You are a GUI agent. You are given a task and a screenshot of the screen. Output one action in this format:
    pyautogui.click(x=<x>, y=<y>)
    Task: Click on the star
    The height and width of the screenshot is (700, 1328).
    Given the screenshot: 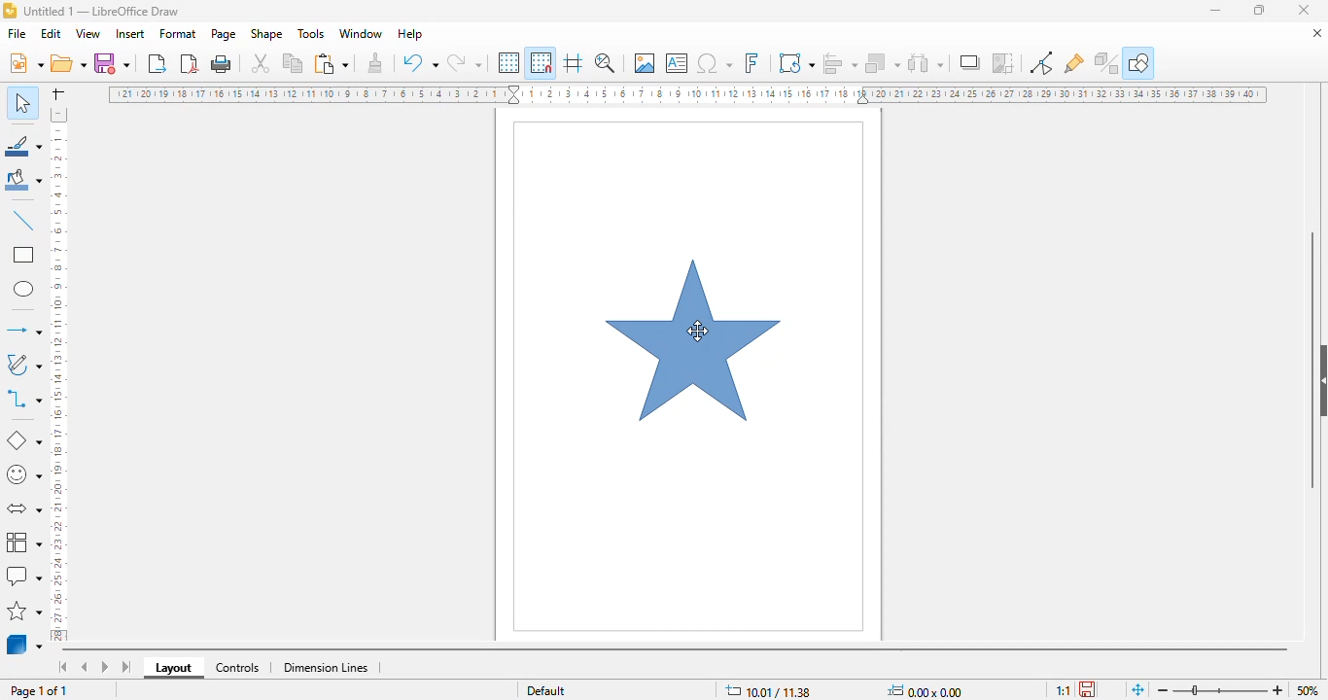 What is the action you would take?
    pyautogui.click(x=694, y=340)
    